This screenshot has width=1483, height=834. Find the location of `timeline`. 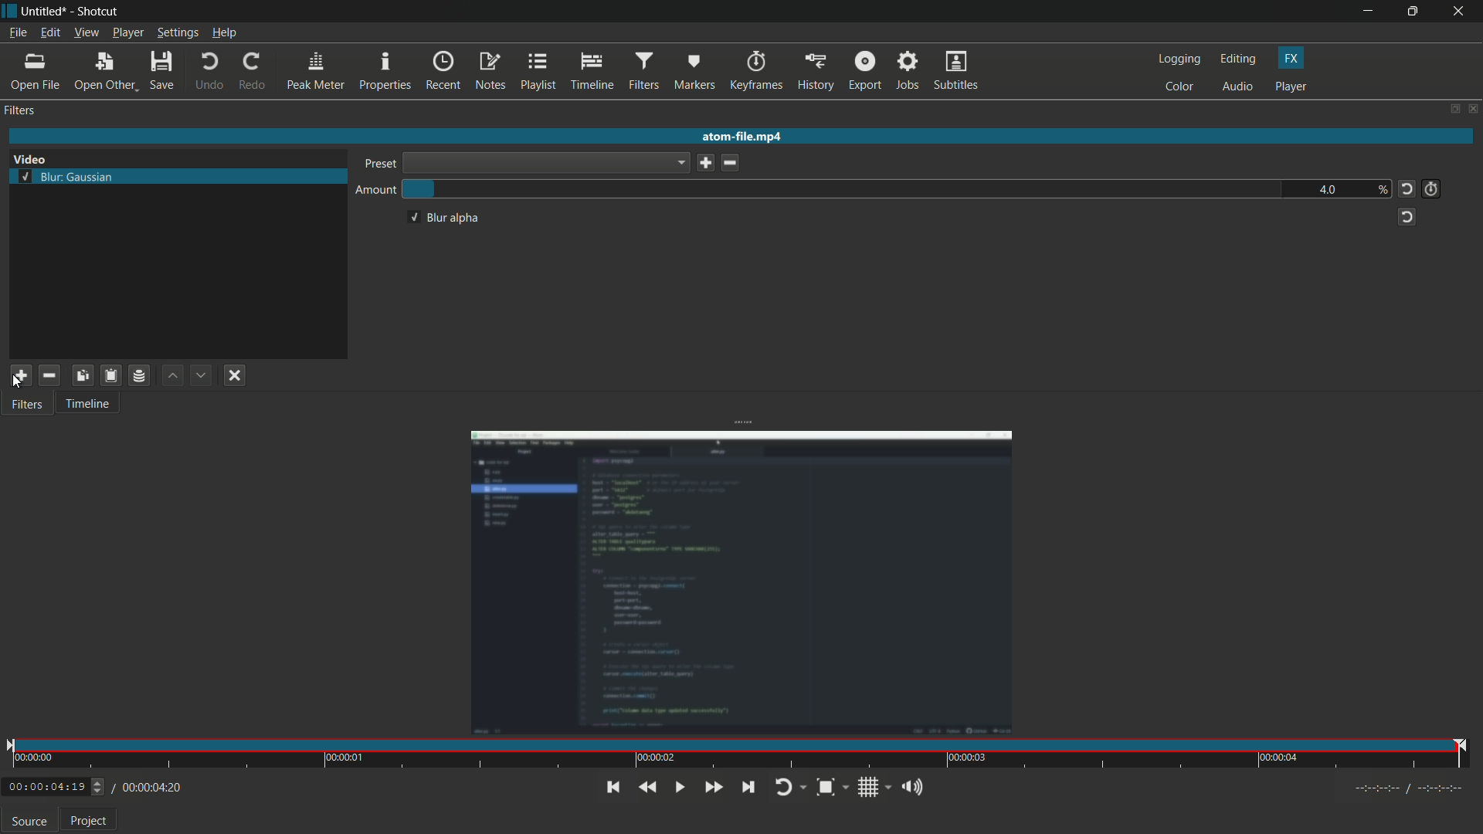

timeline is located at coordinates (87, 405).